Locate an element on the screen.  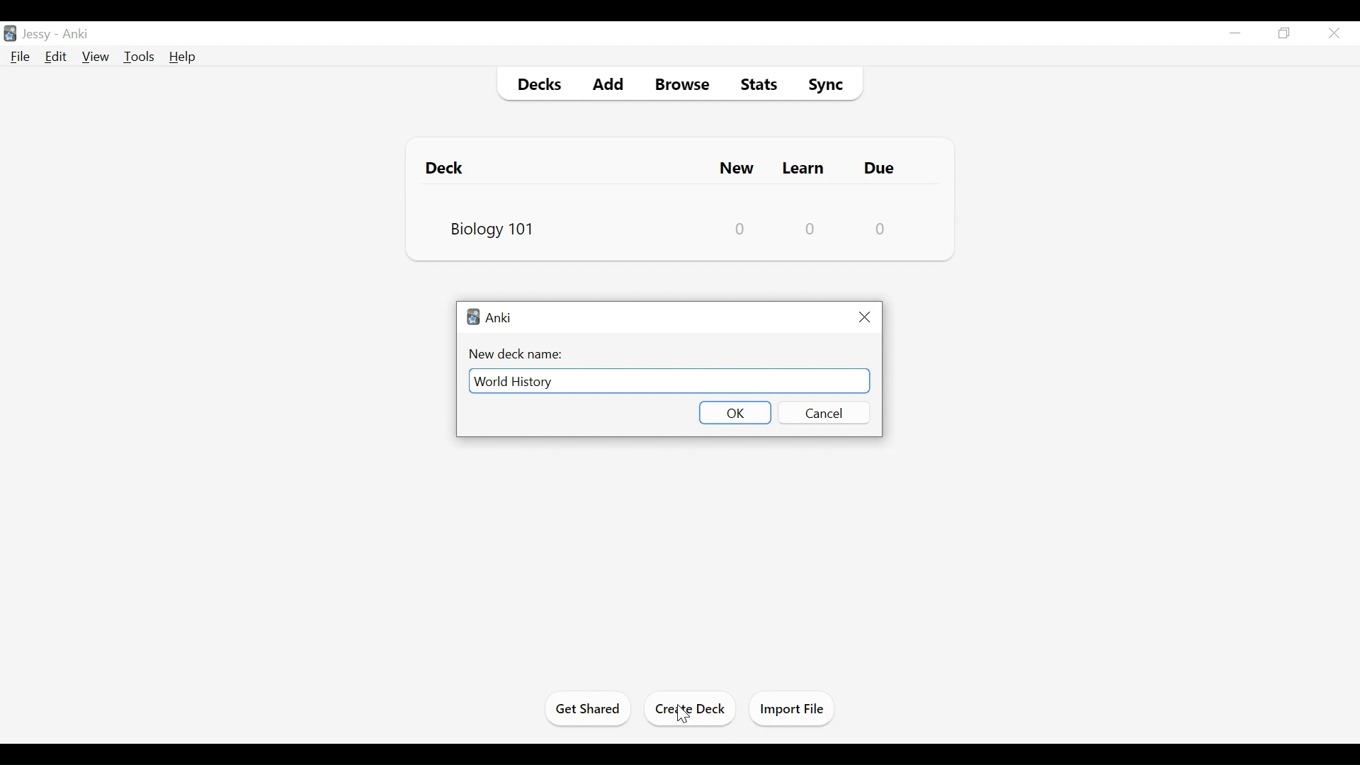
Help is located at coordinates (183, 57).